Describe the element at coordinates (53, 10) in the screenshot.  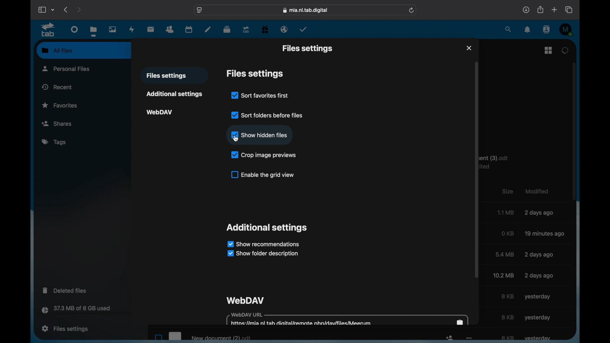
I see `tab group picker` at that location.